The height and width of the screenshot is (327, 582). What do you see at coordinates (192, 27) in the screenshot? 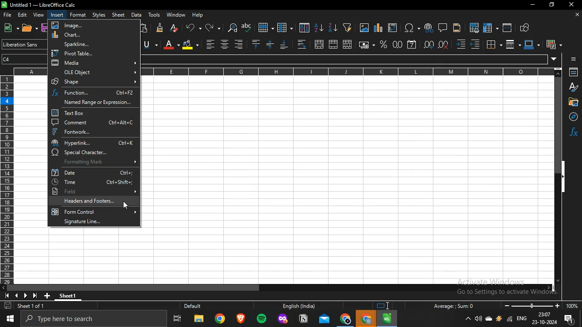
I see `undo` at bounding box center [192, 27].